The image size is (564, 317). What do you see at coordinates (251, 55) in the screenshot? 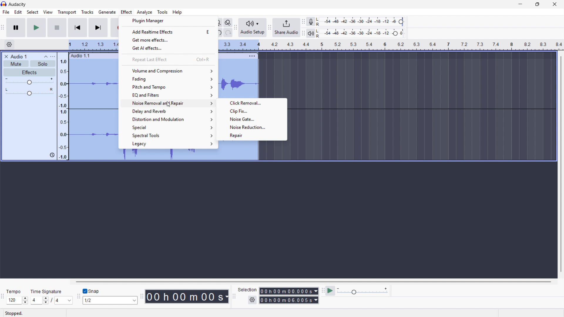
I see `Track options` at bounding box center [251, 55].